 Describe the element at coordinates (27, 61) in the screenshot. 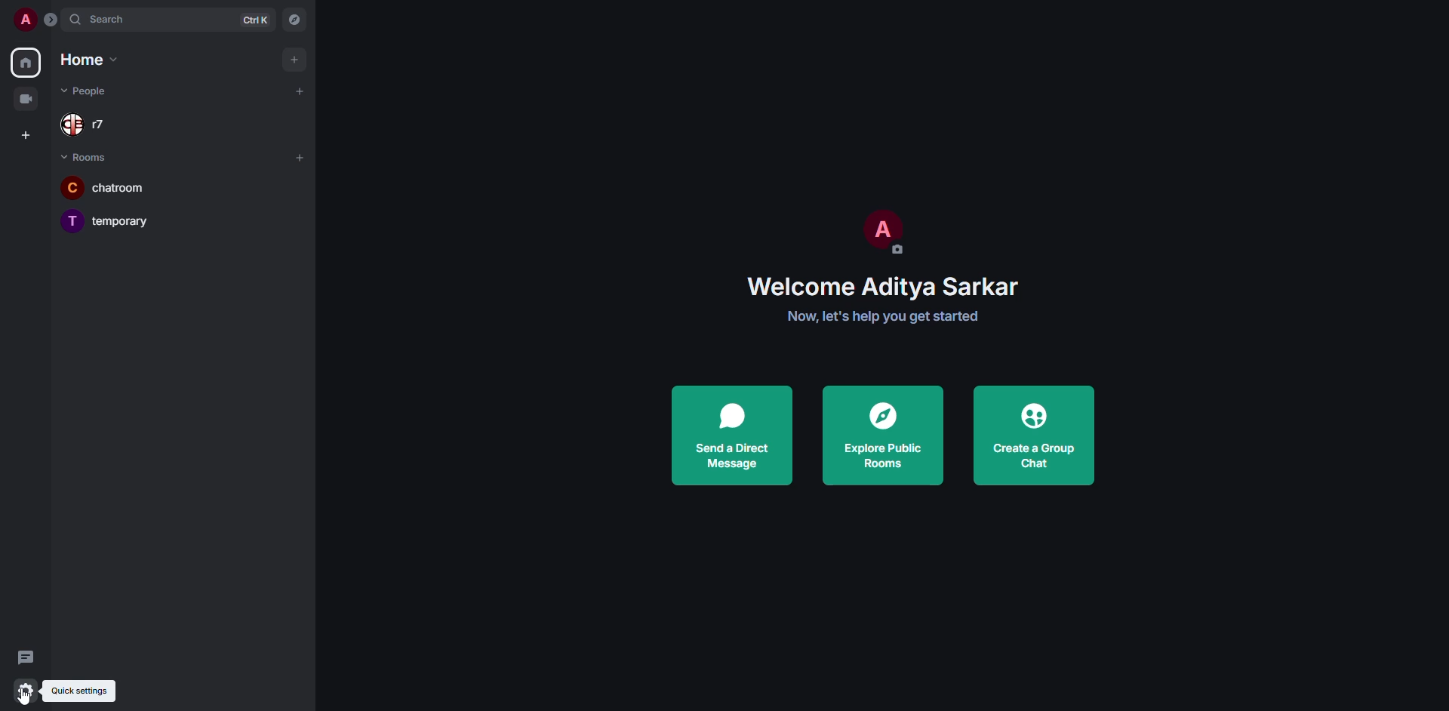

I see `home` at that location.